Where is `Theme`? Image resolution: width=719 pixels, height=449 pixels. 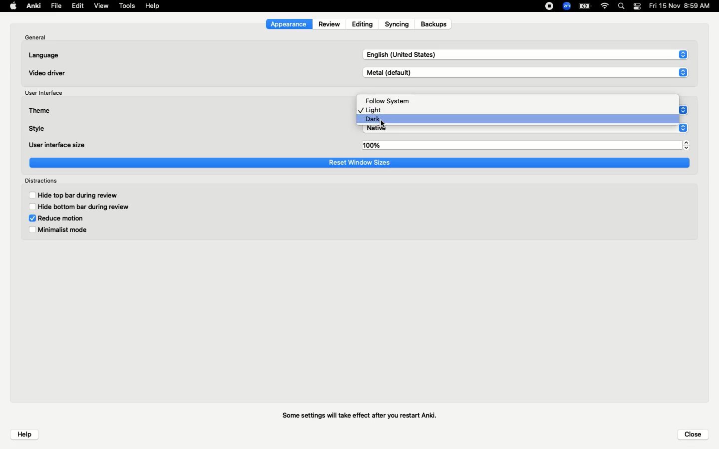 Theme is located at coordinates (40, 111).